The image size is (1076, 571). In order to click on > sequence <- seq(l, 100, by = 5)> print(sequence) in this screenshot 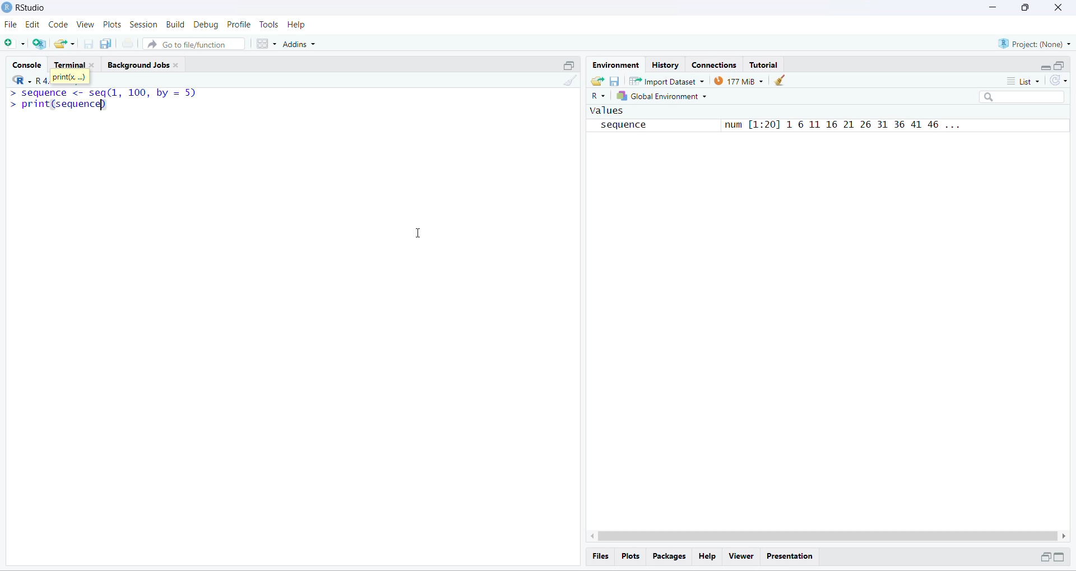, I will do `click(103, 100)`.